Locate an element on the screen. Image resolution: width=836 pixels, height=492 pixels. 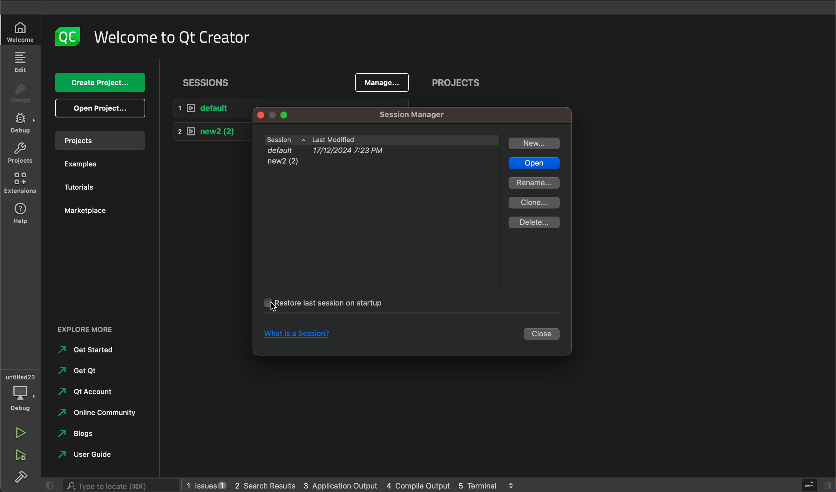
examples is located at coordinates (82, 164).